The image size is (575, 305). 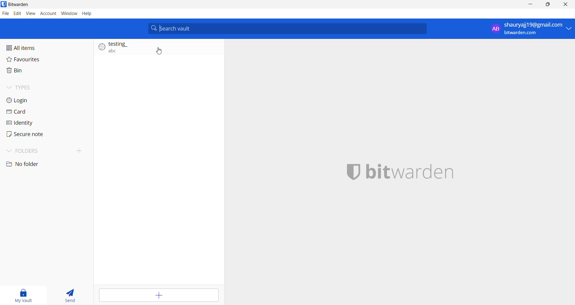 I want to click on Folders, so click(x=32, y=151).